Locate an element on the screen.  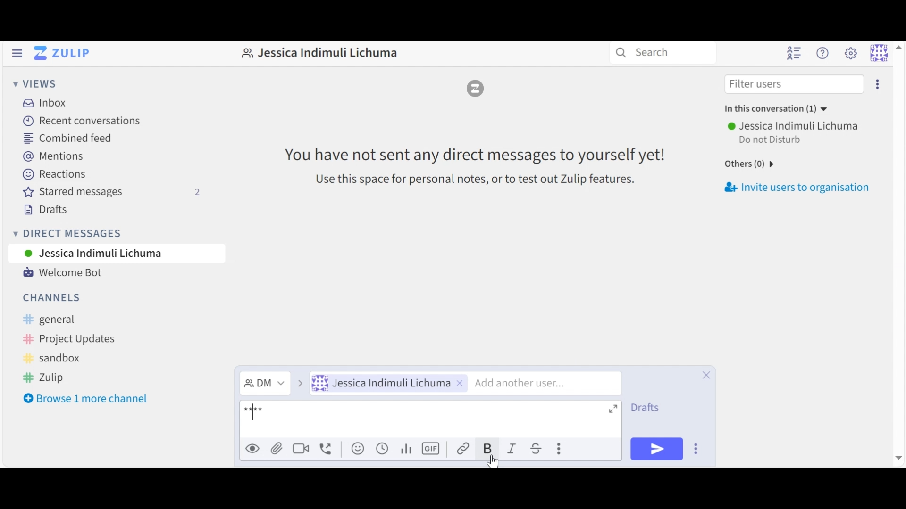
in this conversation (1) is located at coordinates (778, 108).